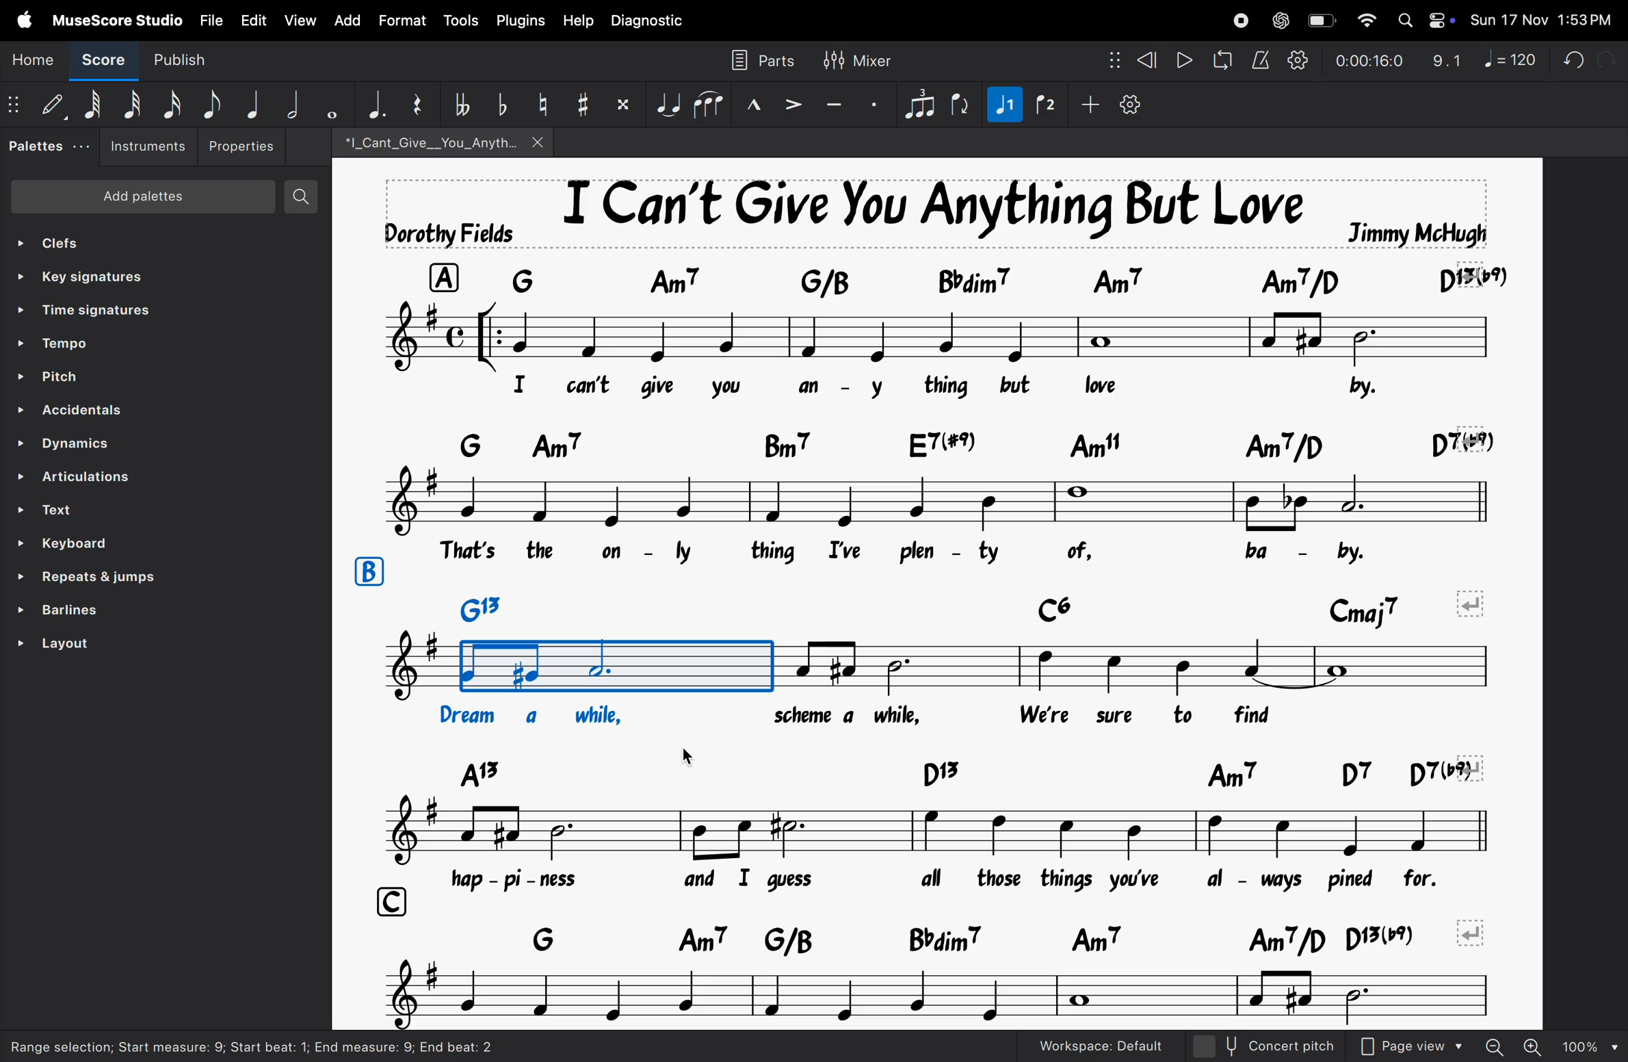 This screenshot has height=1062, width=1628. What do you see at coordinates (457, 21) in the screenshot?
I see `tools` at bounding box center [457, 21].